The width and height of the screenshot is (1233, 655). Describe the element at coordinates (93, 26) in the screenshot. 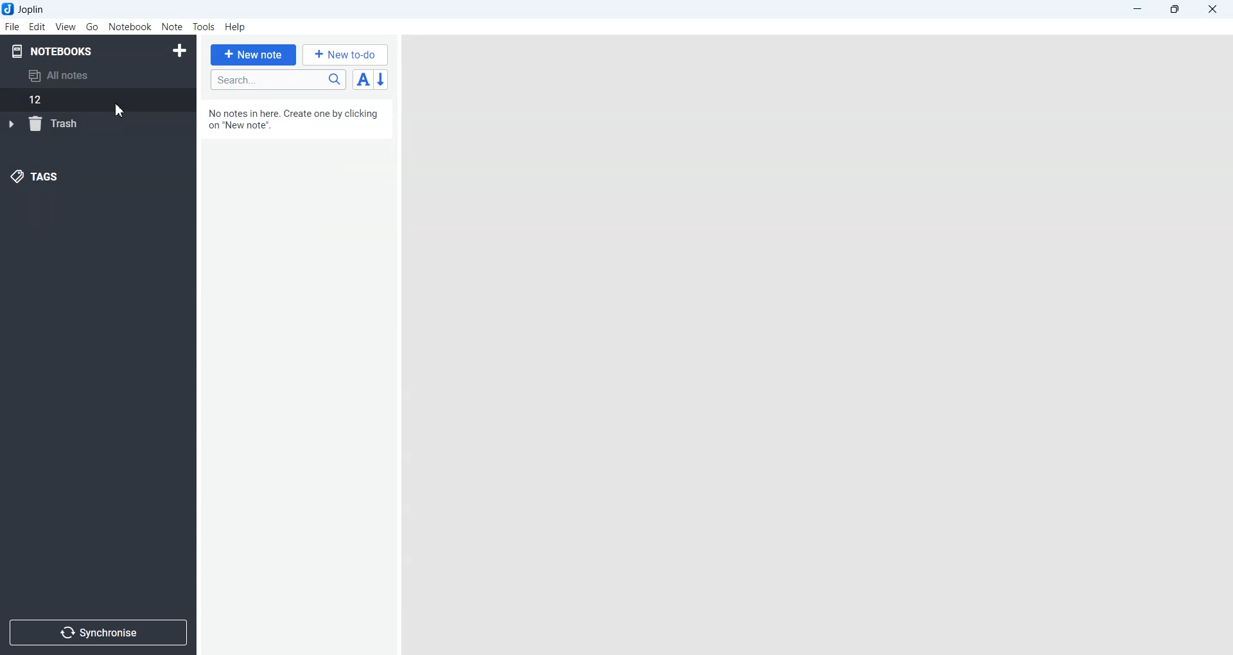

I see `Go` at that location.